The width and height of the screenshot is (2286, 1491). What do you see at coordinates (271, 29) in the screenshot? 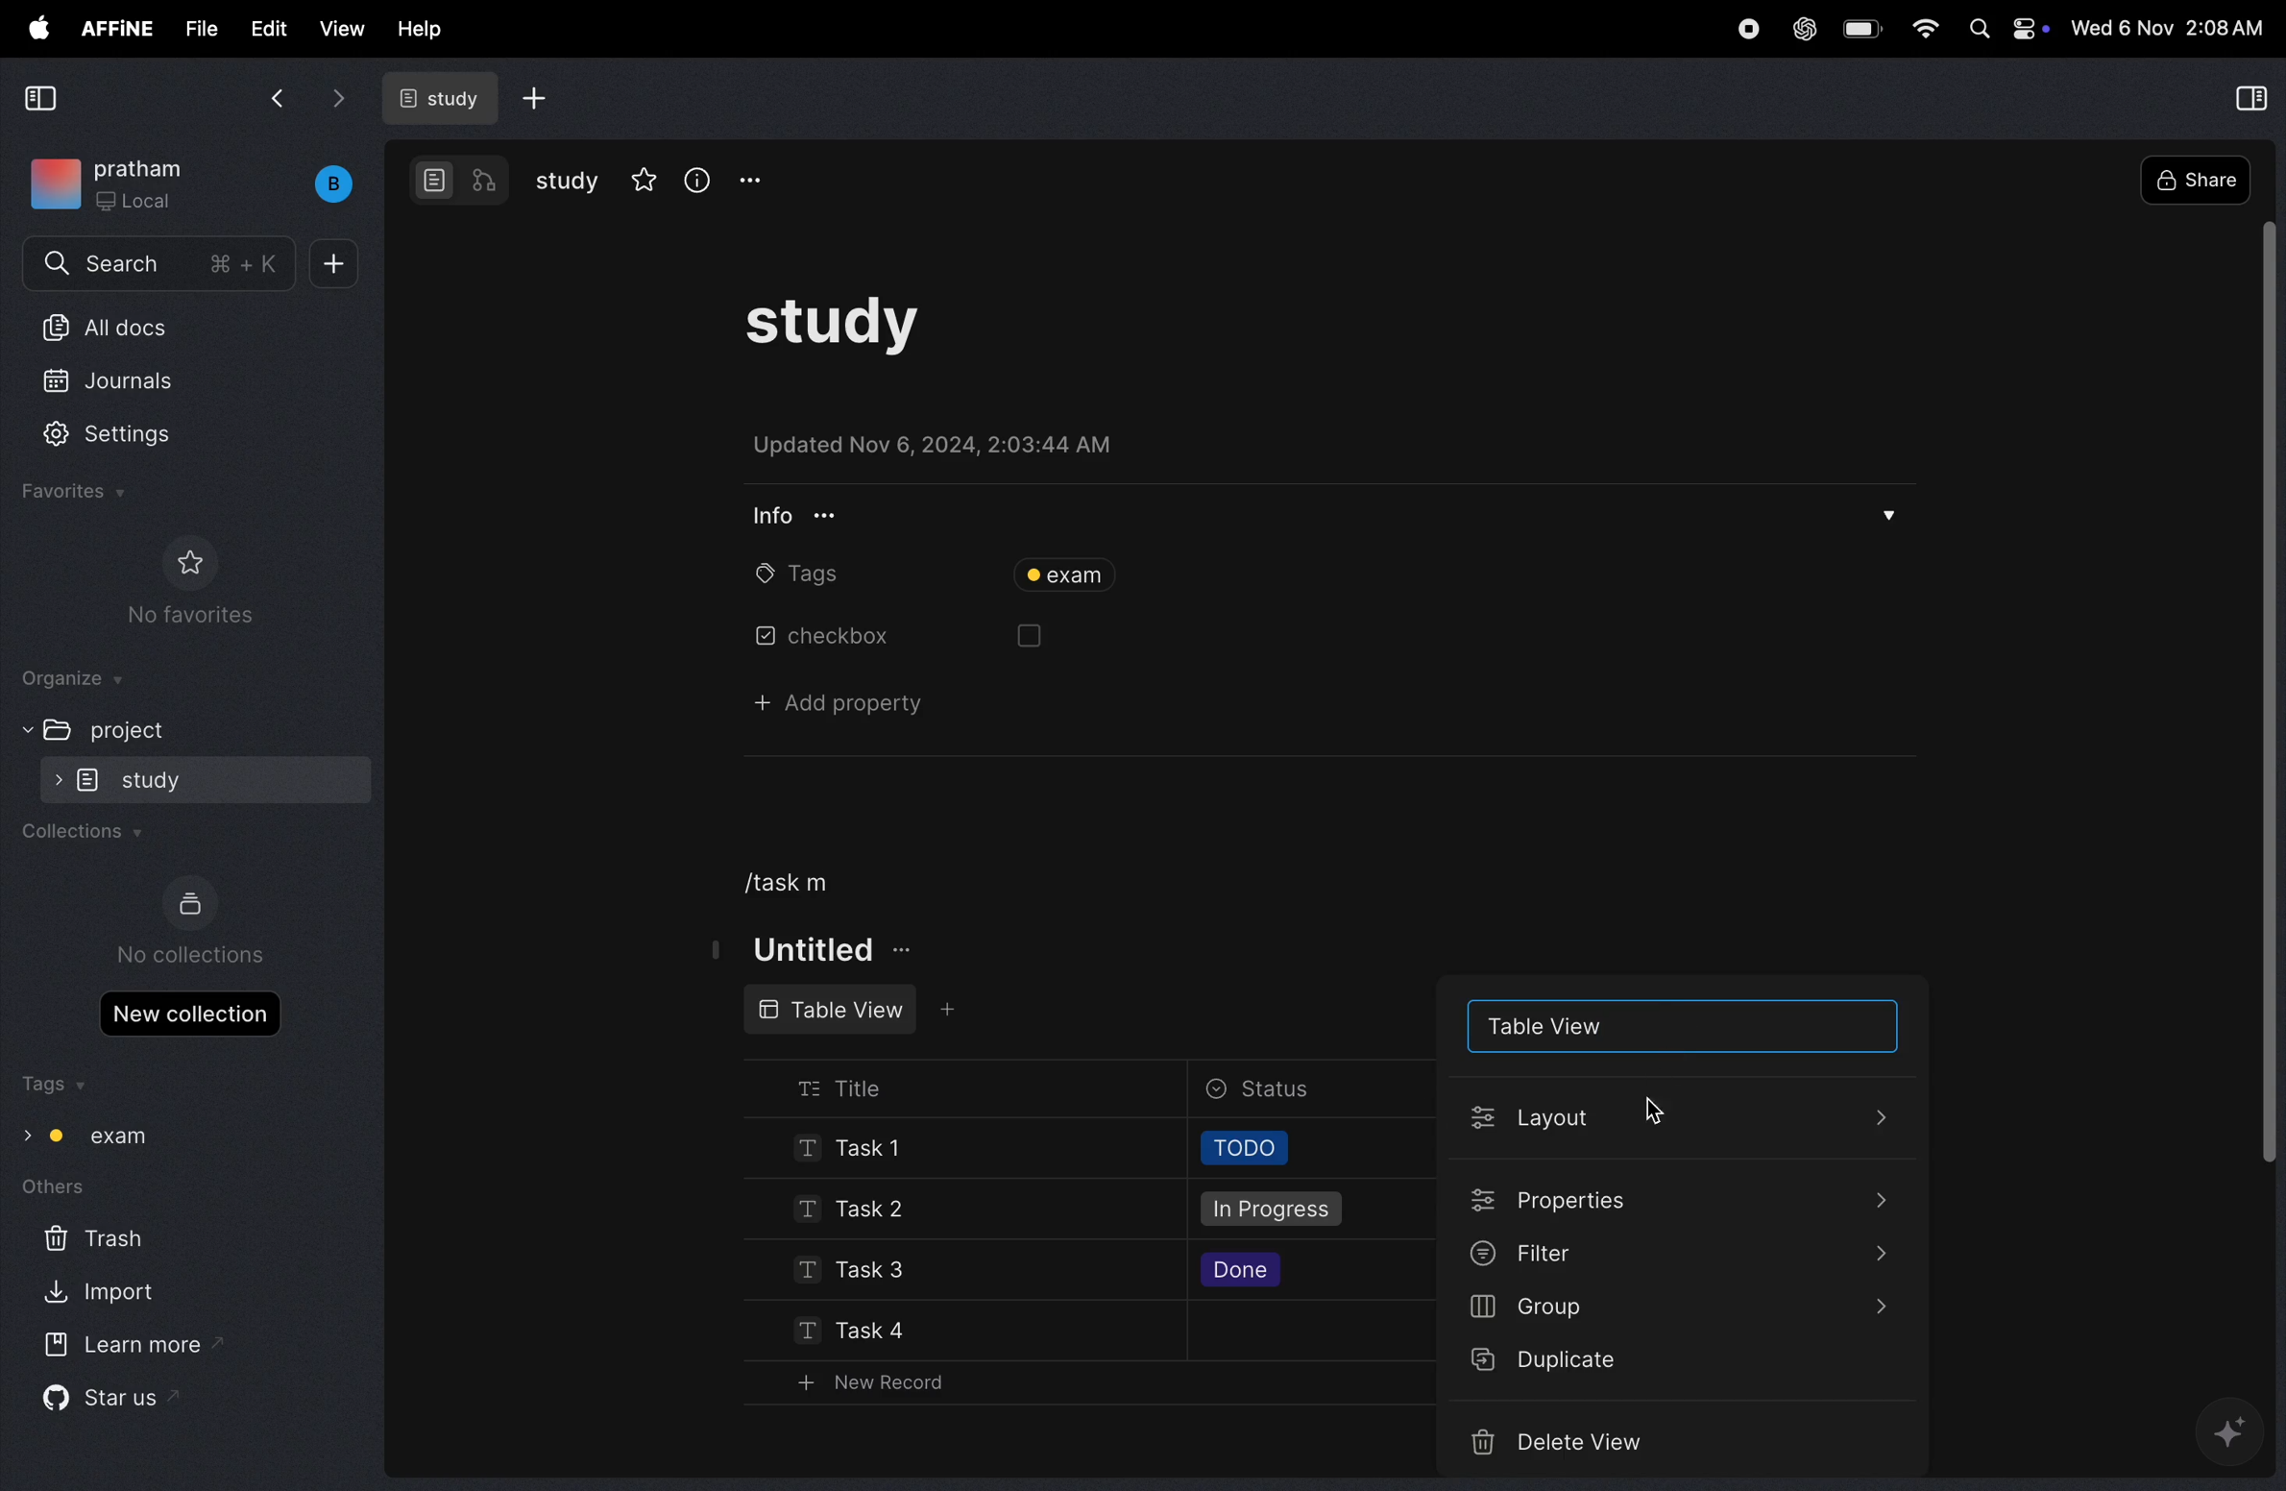
I see `edit` at bounding box center [271, 29].